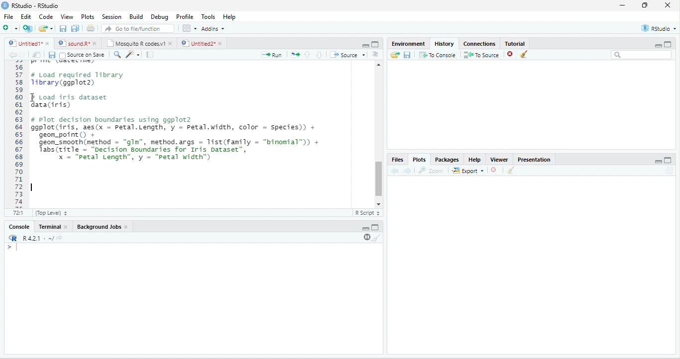  What do you see at coordinates (669, 171) in the screenshot?
I see `refresh` at bounding box center [669, 171].